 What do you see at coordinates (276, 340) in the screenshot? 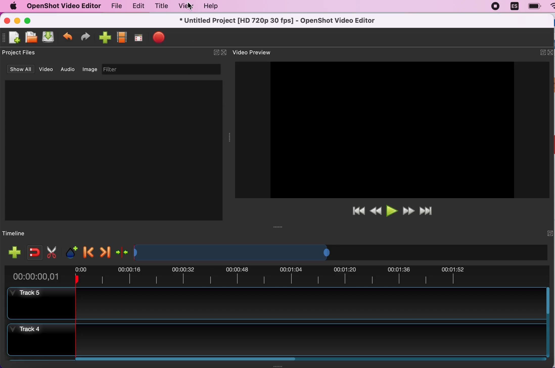
I see `track 4` at bounding box center [276, 340].